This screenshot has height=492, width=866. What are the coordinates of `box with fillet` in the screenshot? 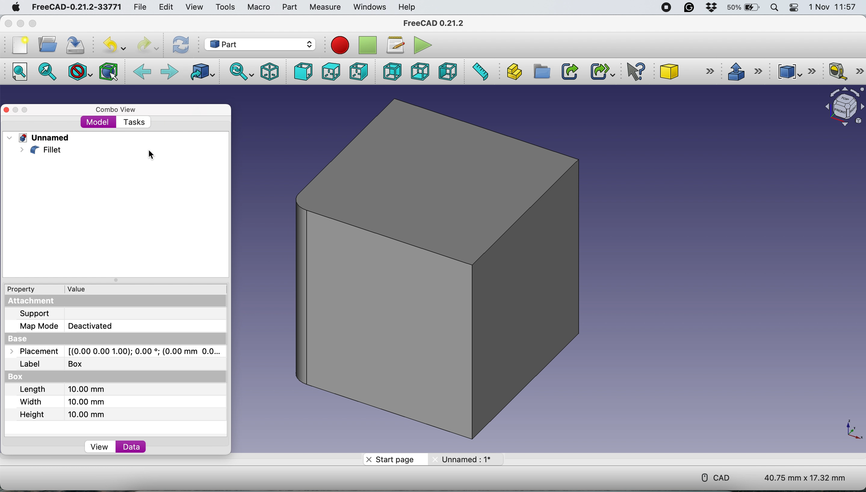 It's located at (439, 268).